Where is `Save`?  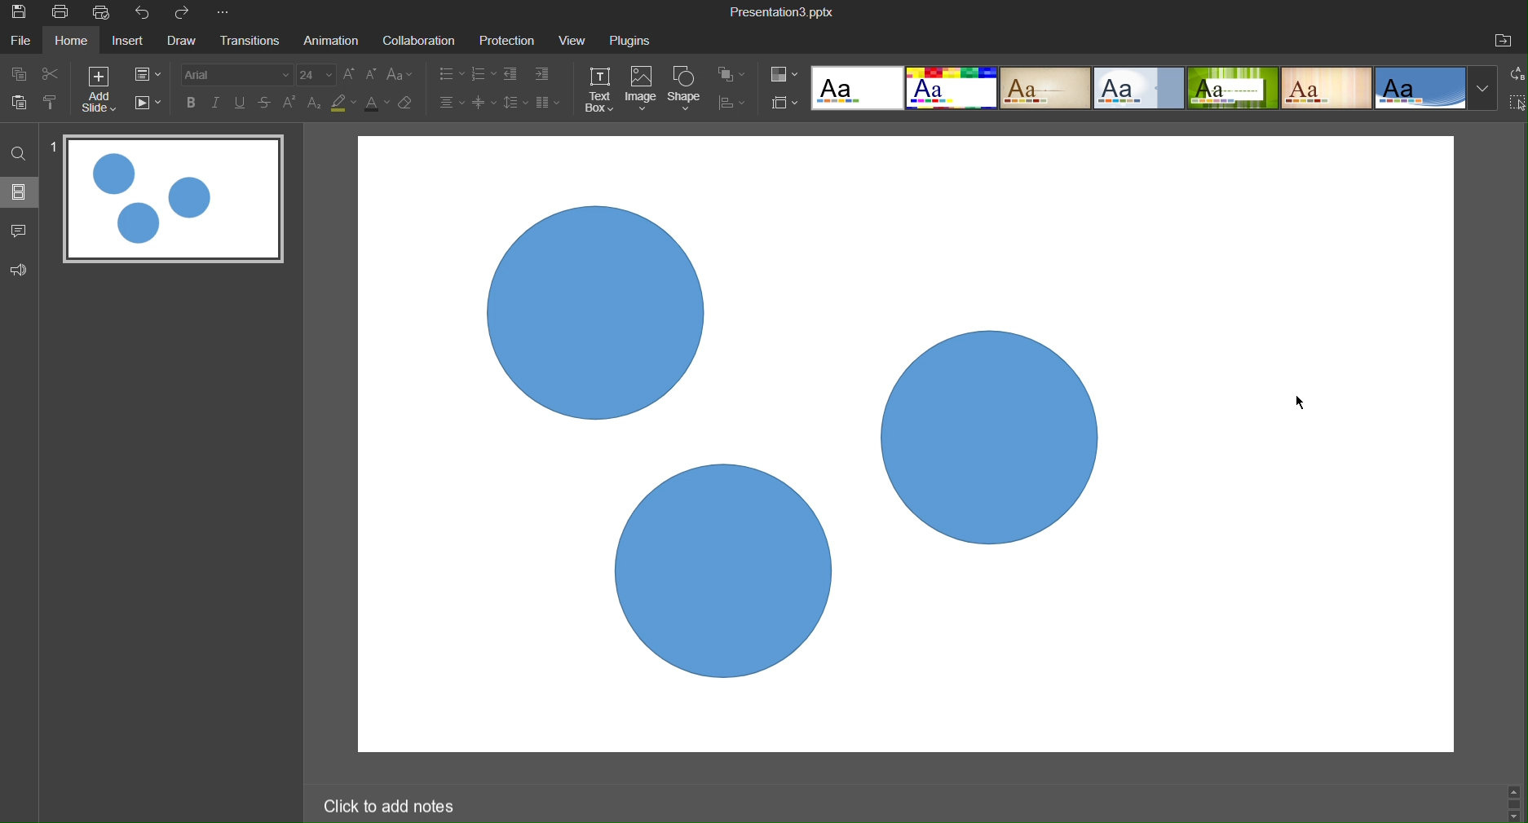 Save is located at coordinates (24, 15).